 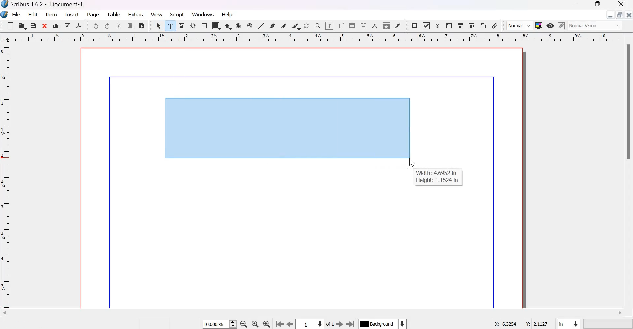 What do you see at coordinates (415, 163) in the screenshot?
I see `cursor` at bounding box center [415, 163].